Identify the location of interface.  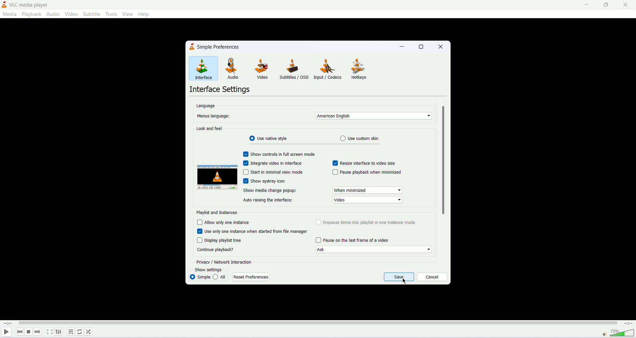
(204, 68).